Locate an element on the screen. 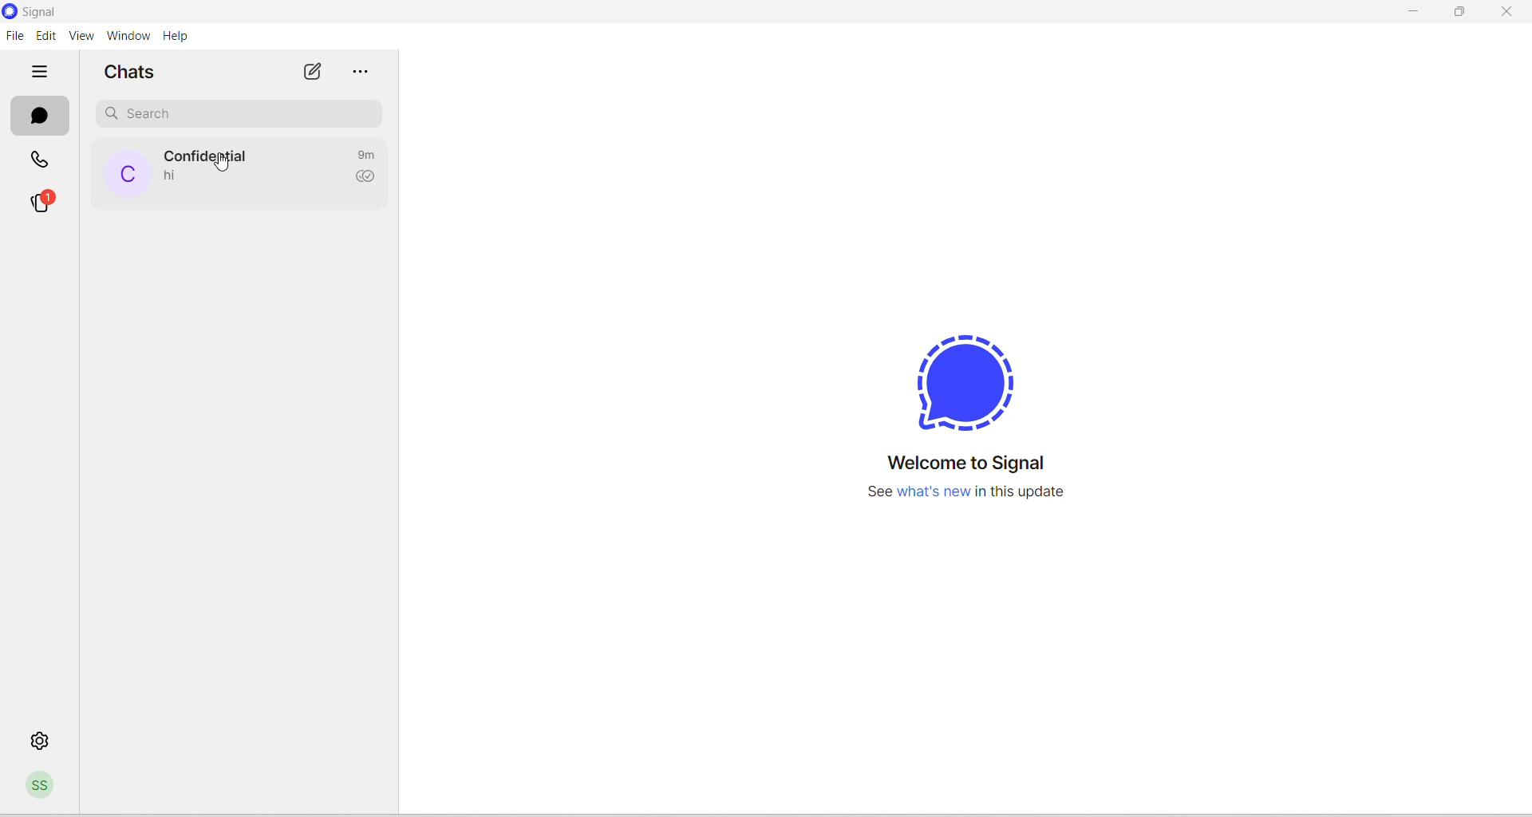 This screenshot has height=817, width=1532. minimize is located at coordinates (1414, 14).